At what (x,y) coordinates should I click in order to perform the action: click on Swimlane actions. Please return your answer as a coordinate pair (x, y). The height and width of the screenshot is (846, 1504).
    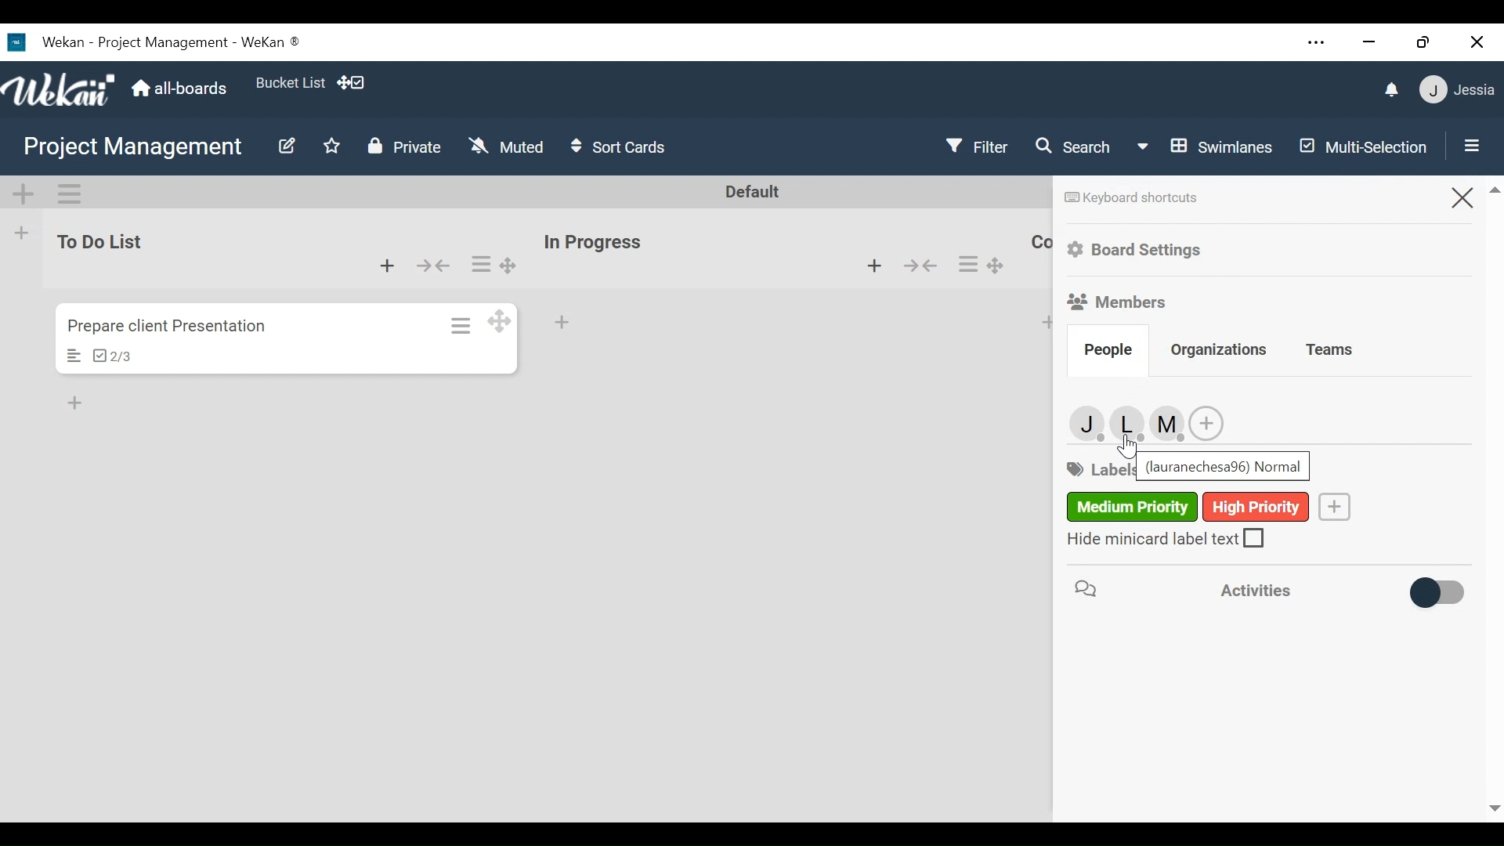
    Looking at the image, I should click on (68, 193).